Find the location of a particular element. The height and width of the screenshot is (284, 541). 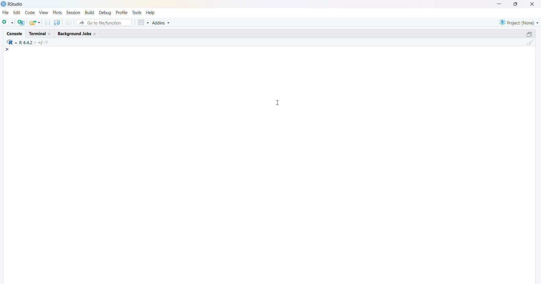

go to file/function is located at coordinates (105, 22).